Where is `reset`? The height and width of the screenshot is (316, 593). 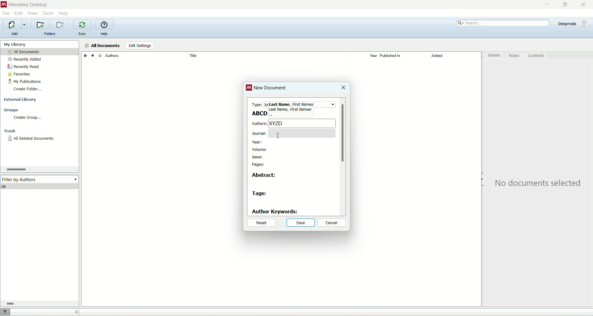
reset is located at coordinates (261, 223).